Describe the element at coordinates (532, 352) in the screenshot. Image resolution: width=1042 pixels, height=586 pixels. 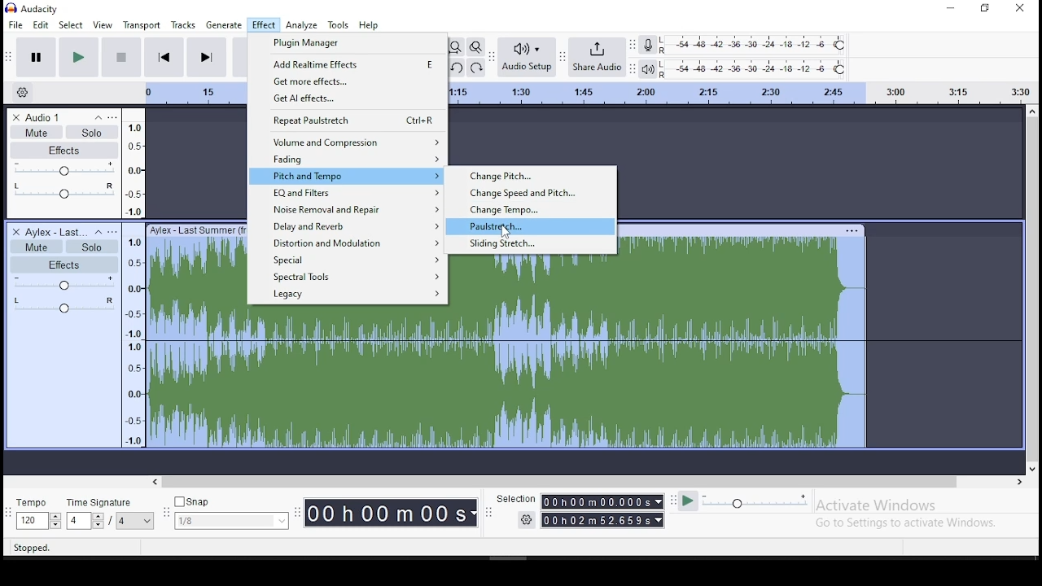
I see `audio track` at that location.